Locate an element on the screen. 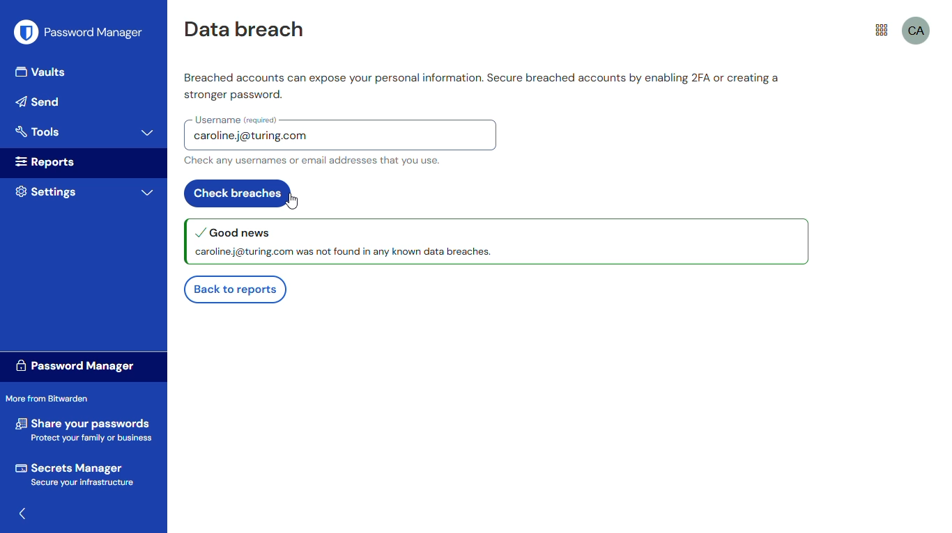 This screenshot has height=533, width=952. ca is located at coordinates (916, 30).